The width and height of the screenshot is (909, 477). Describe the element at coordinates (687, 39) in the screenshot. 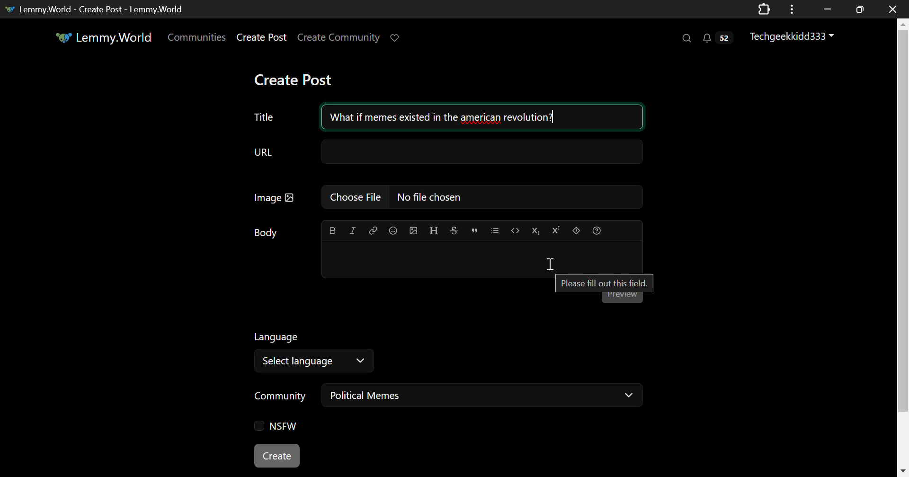

I see `Search` at that location.